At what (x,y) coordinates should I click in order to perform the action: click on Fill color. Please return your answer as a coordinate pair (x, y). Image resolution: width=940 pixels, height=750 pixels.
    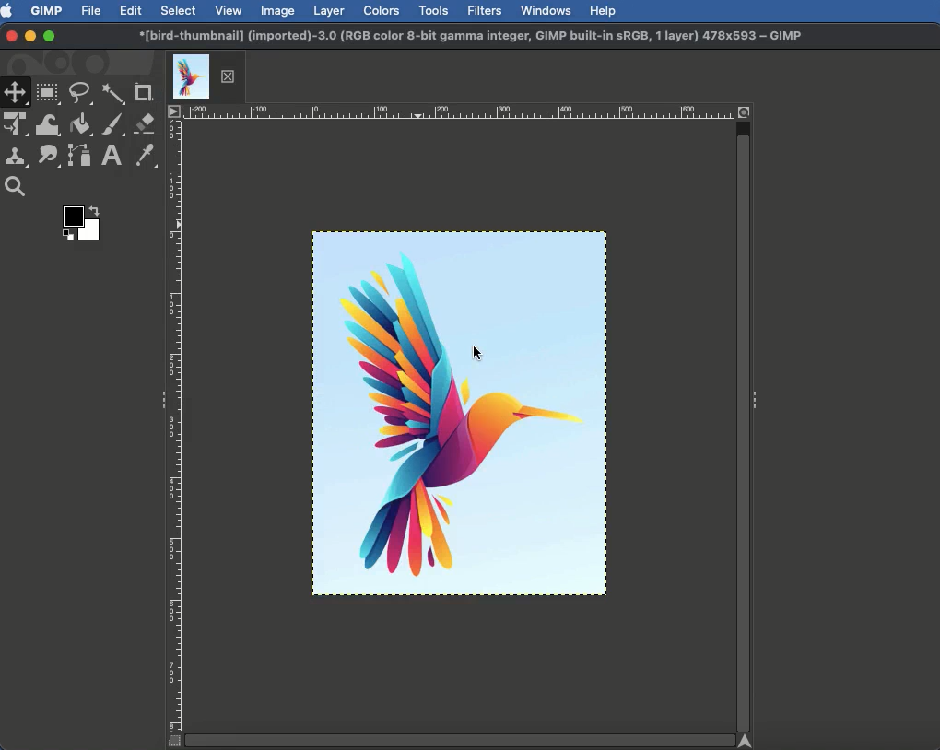
    Looking at the image, I should click on (82, 125).